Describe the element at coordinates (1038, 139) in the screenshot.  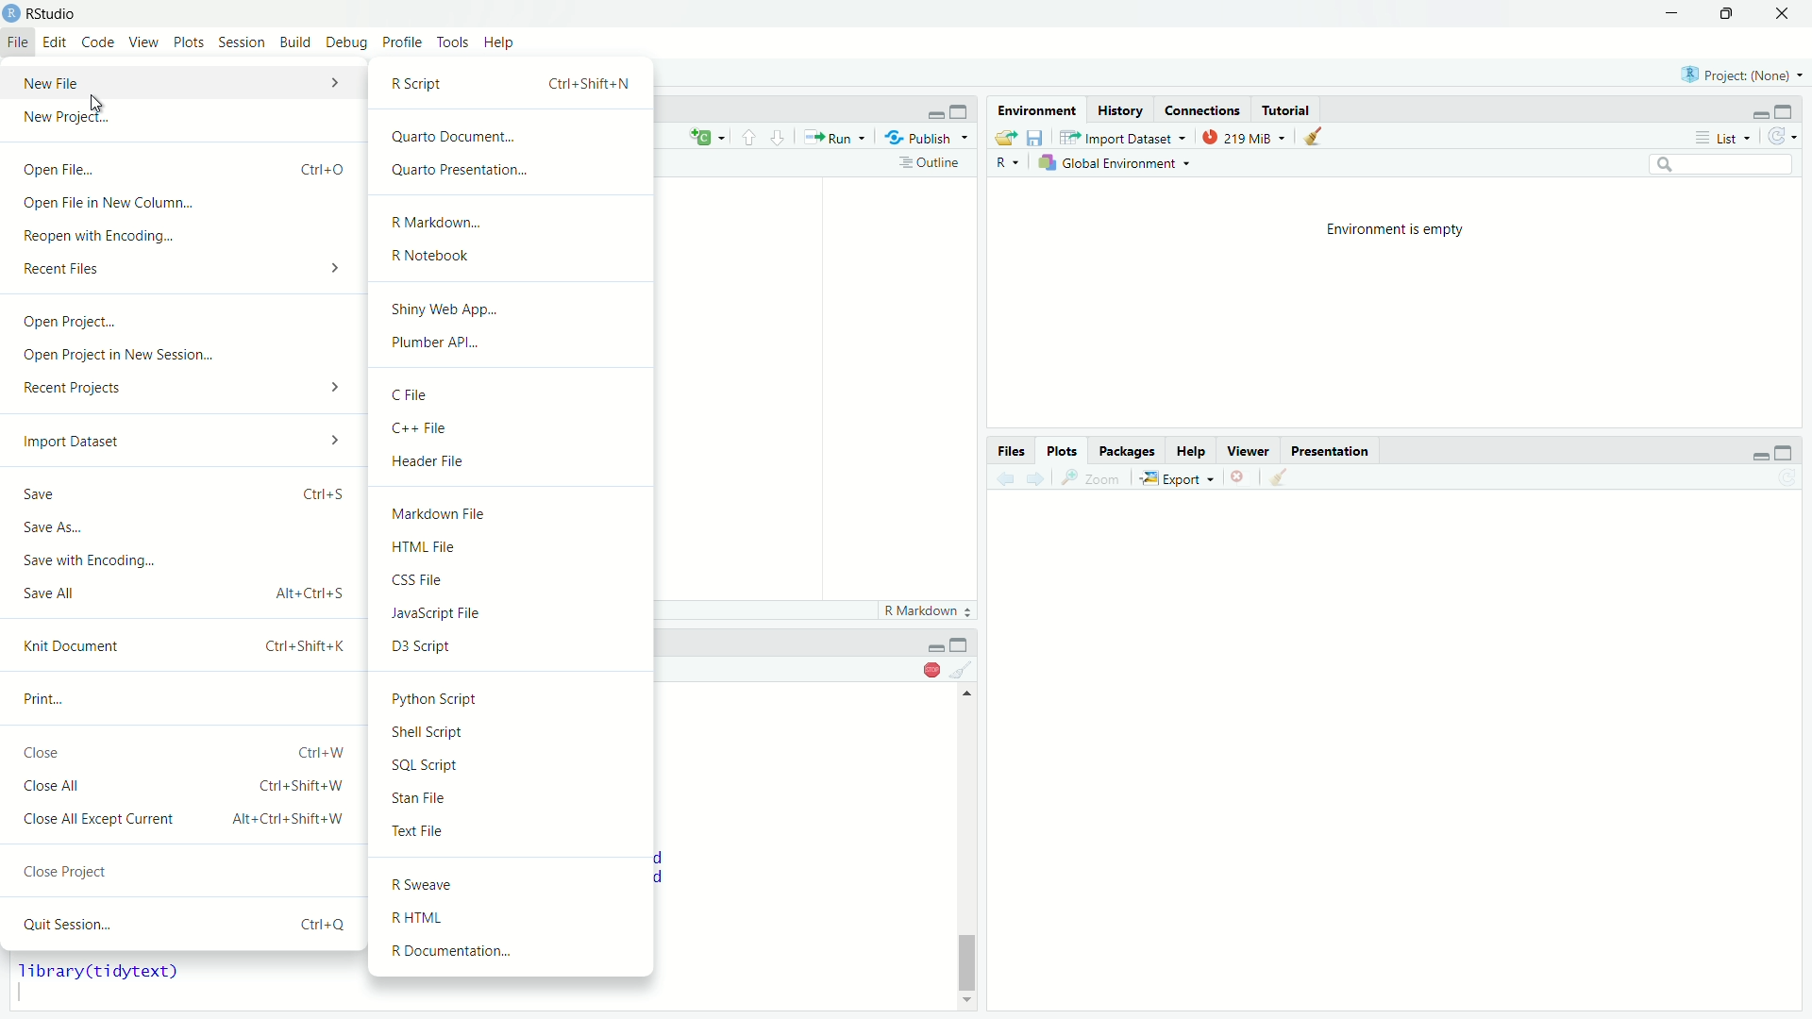
I see `save workspace as` at that location.